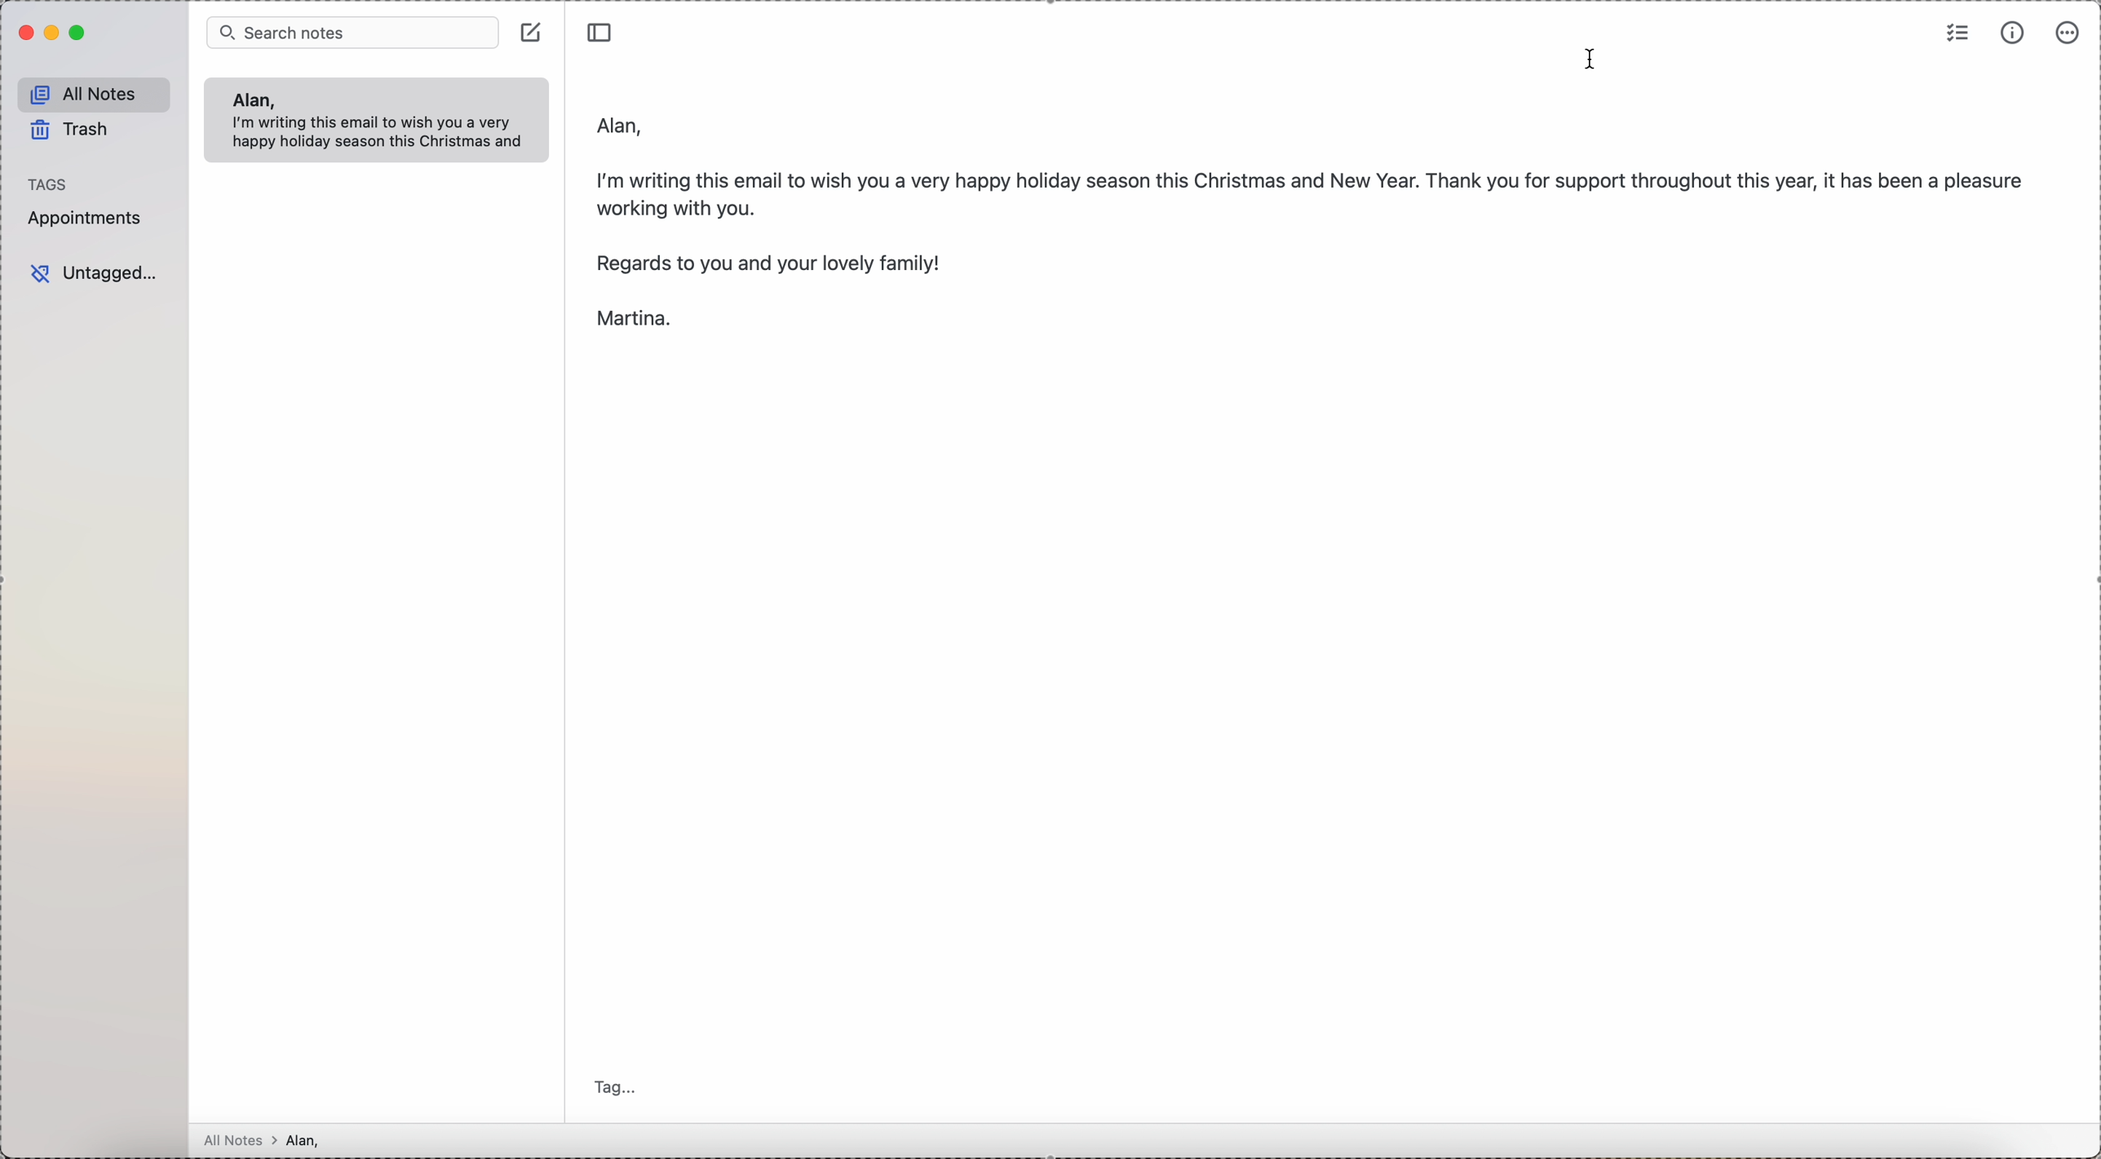 Image resolution: width=2101 pixels, height=1159 pixels. Describe the element at coordinates (630, 321) in the screenshot. I see `Martina` at that location.